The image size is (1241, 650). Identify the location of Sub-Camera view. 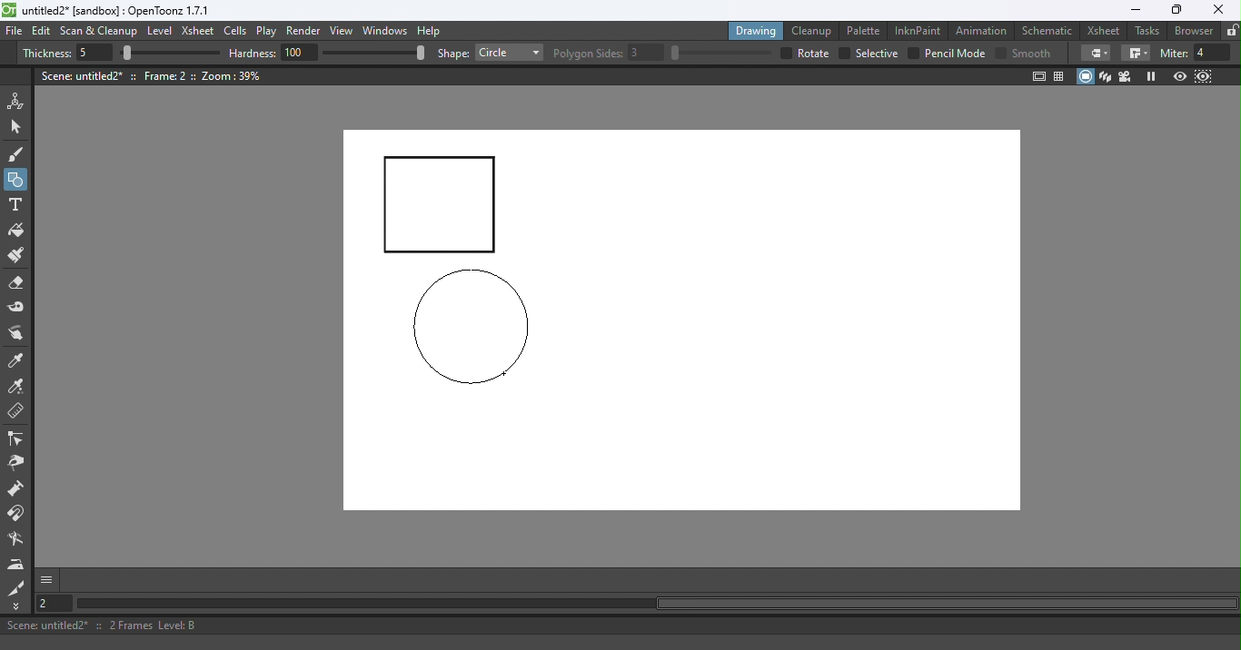
(1205, 76).